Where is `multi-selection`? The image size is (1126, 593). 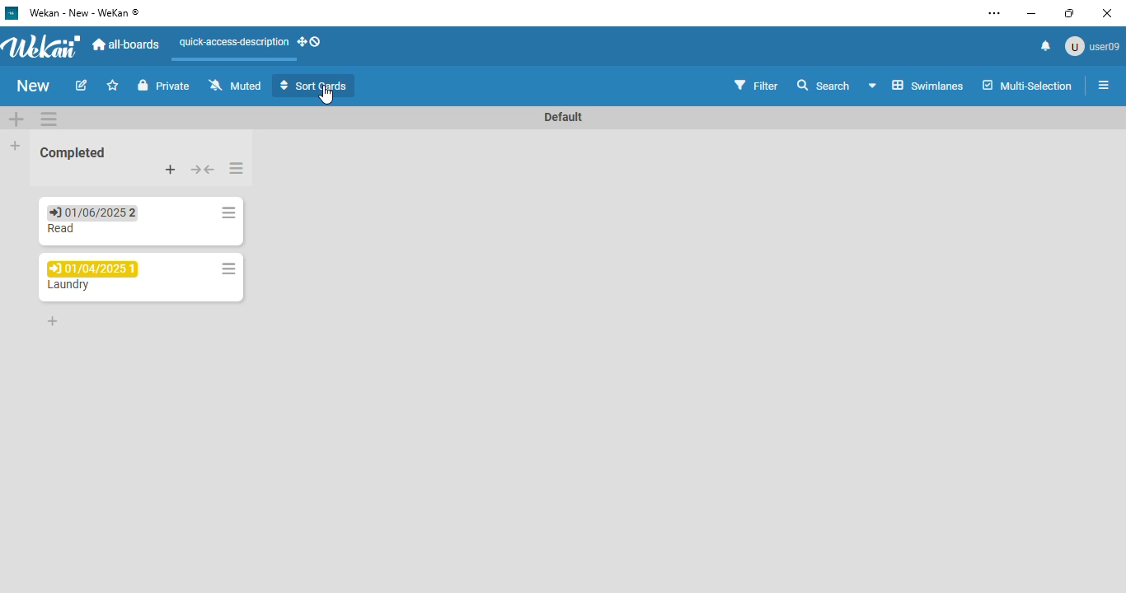
multi-selection is located at coordinates (1027, 85).